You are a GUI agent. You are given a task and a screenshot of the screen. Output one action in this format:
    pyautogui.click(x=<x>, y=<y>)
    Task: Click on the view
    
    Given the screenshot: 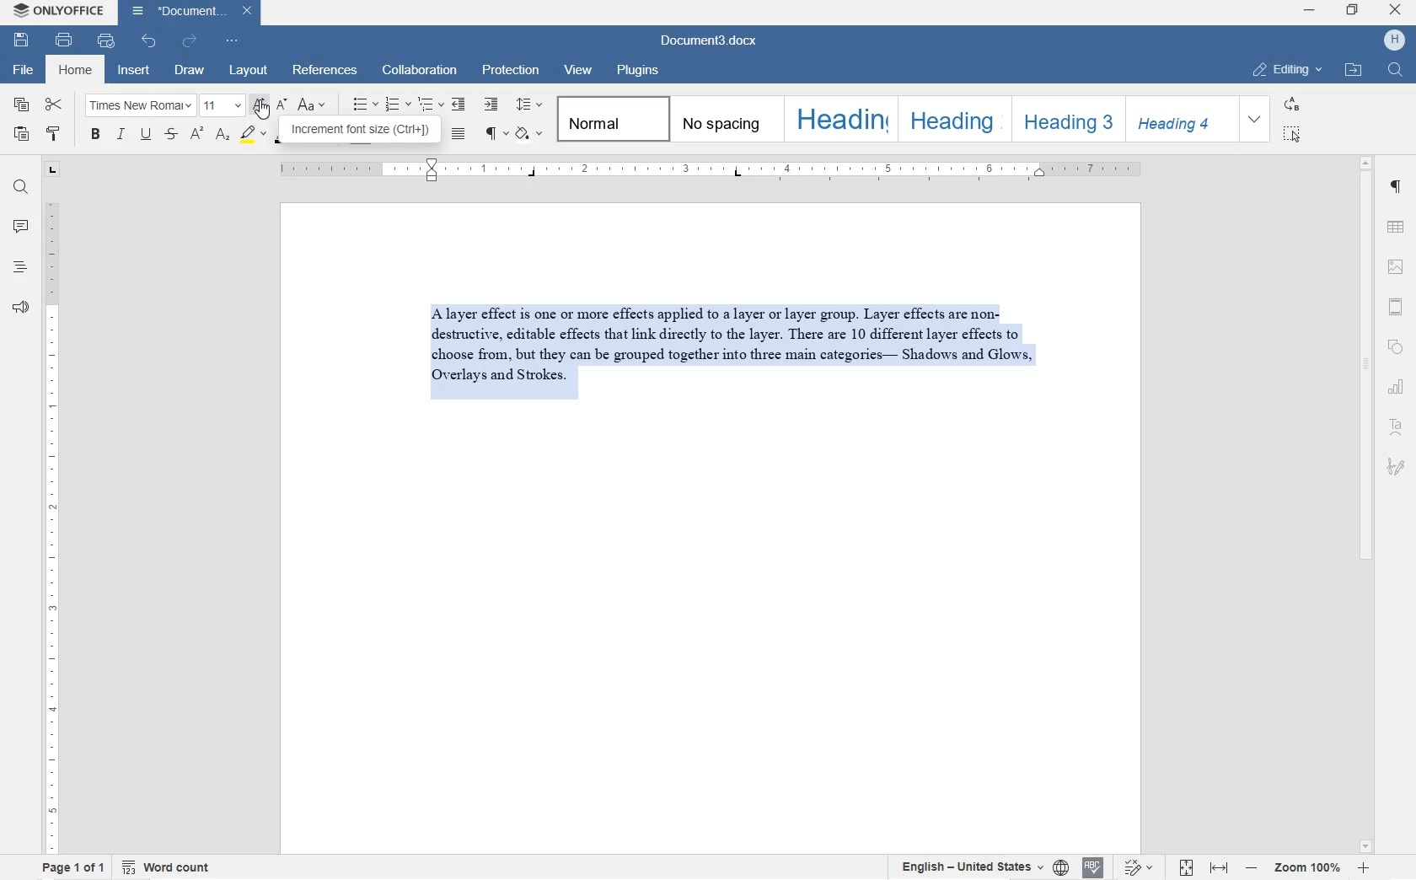 What is the action you would take?
    pyautogui.click(x=578, y=71)
    